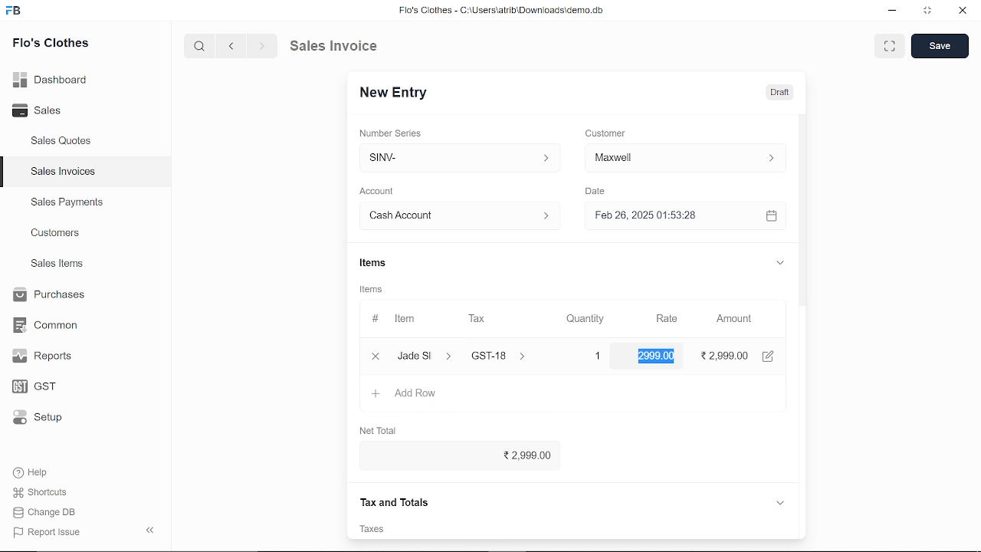 The image size is (981, 552). Describe the element at coordinates (676, 360) in the screenshot. I see `cursor` at that location.